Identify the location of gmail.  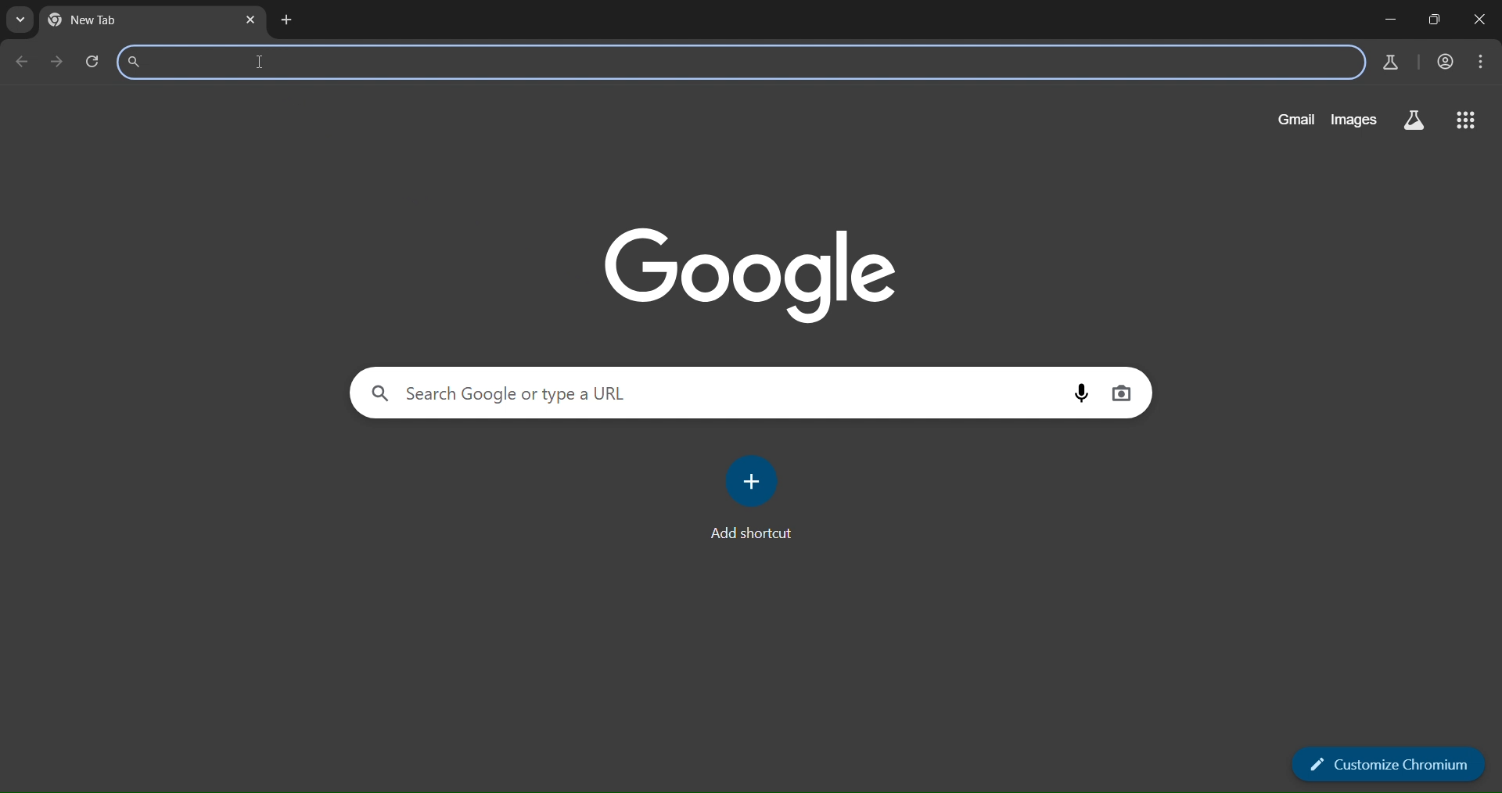
(1292, 118).